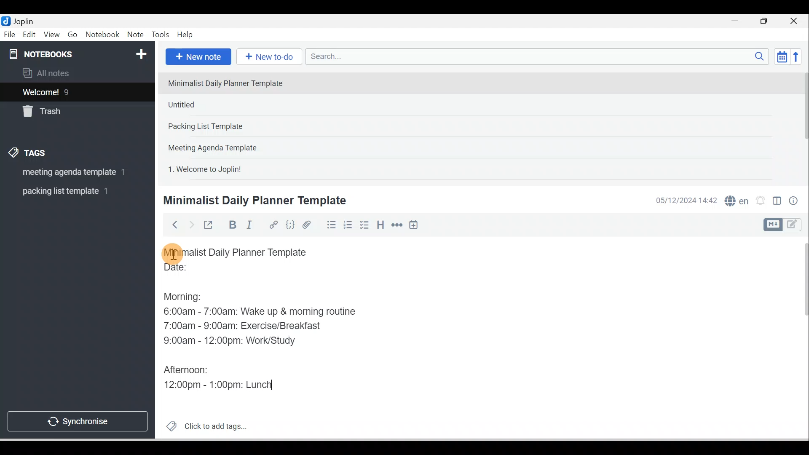  Describe the element at coordinates (10, 34) in the screenshot. I see `File` at that location.